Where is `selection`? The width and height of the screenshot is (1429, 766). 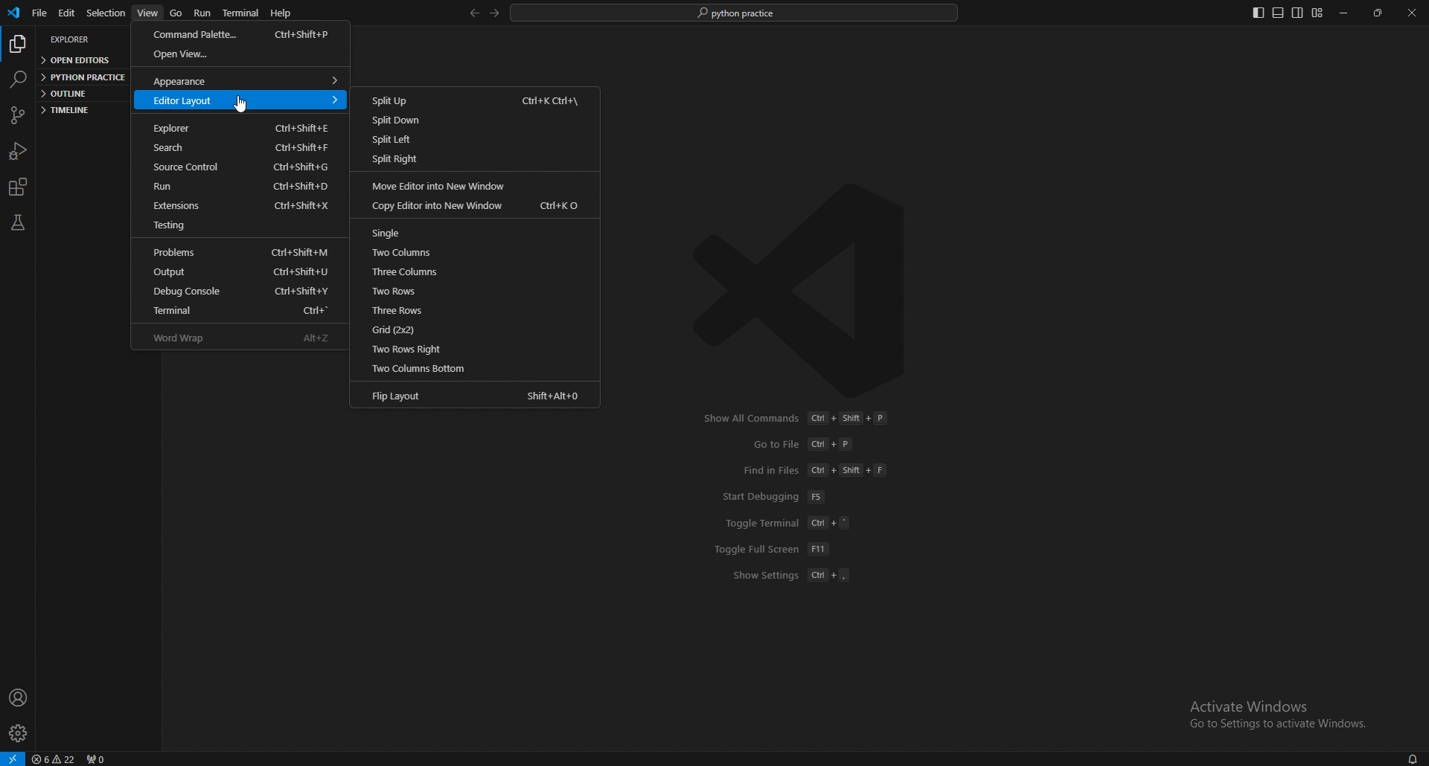 selection is located at coordinates (106, 13).